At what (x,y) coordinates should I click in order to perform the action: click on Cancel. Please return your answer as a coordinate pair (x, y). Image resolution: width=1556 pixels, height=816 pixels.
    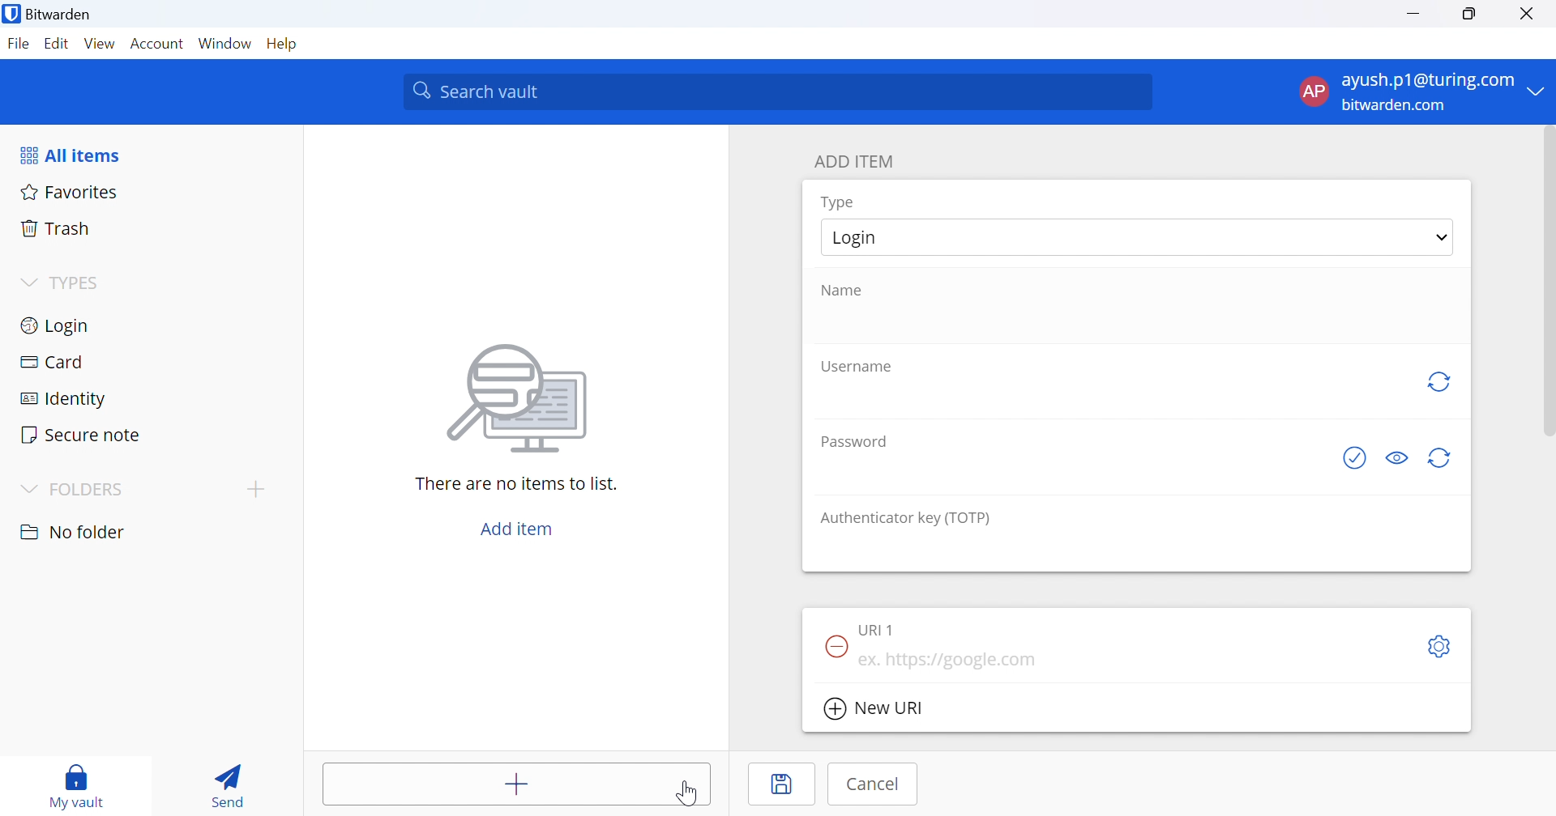
    Looking at the image, I should click on (871, 784).